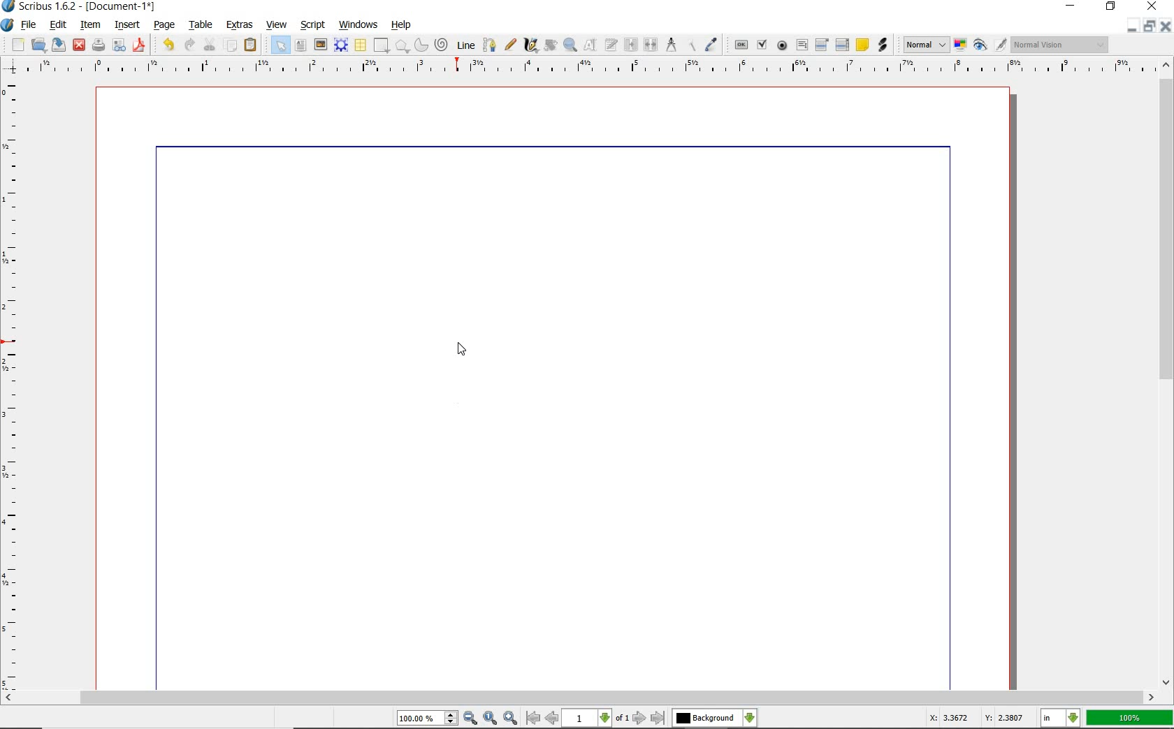  What do you see at coordinates (974, 720) in the screenshot?
I see `Cursor Coordinates` at bounding box center [974, 720].